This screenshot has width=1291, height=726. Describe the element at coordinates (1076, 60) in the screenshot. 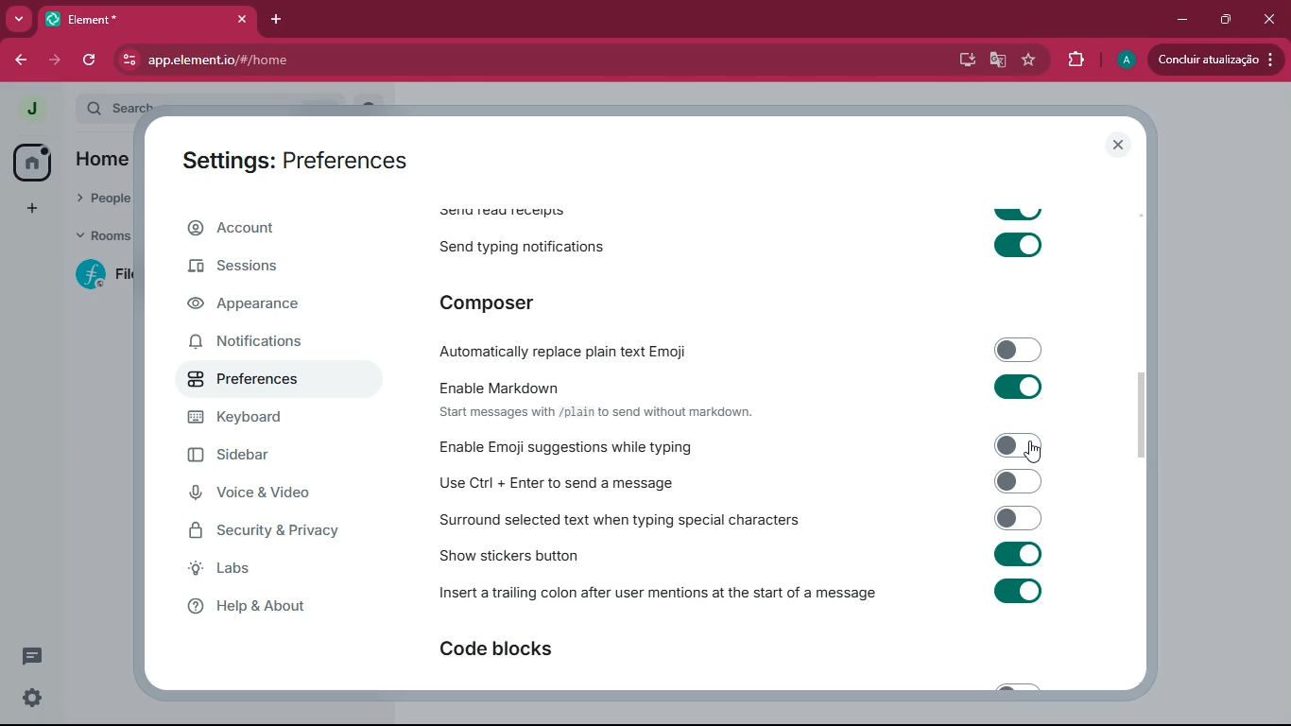

I see `extensions` at that location.